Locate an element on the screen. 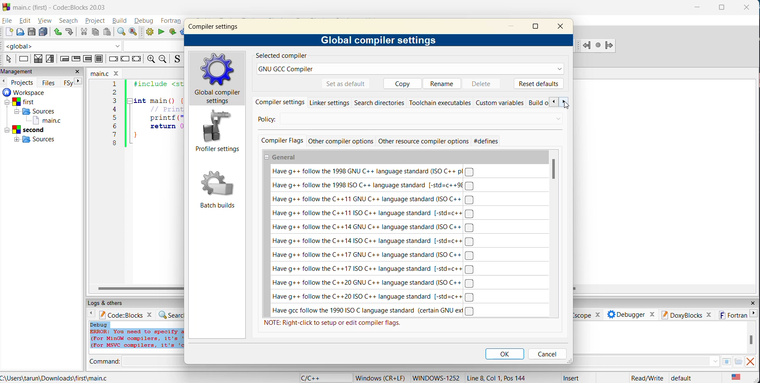 Image resolution: width=760 pixels, height=383 pixels. continue instruction is located at coordinates (124, 59).